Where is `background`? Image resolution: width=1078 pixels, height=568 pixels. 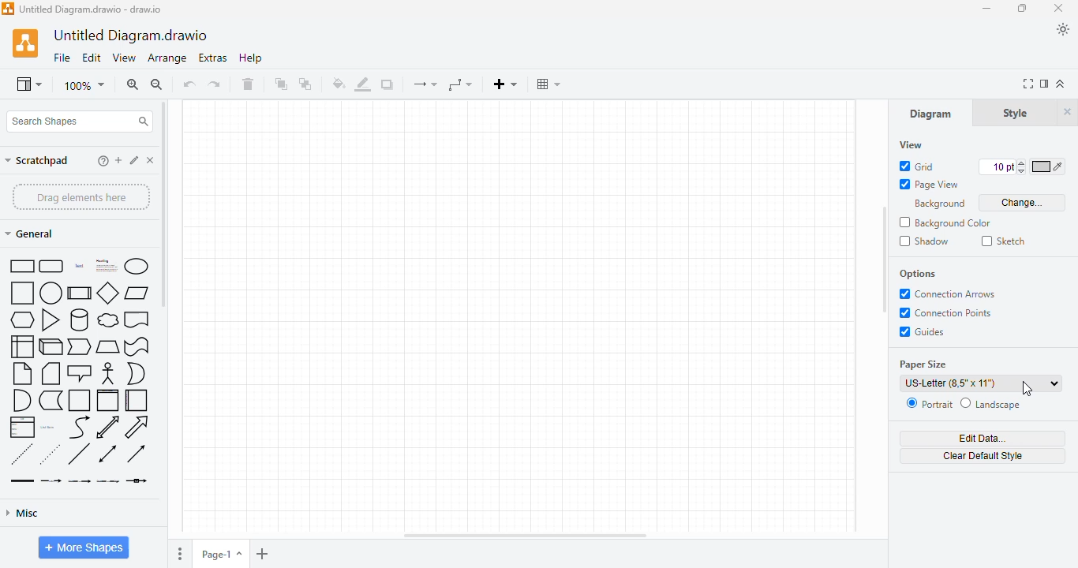
background is located at coordinates (940, 204).